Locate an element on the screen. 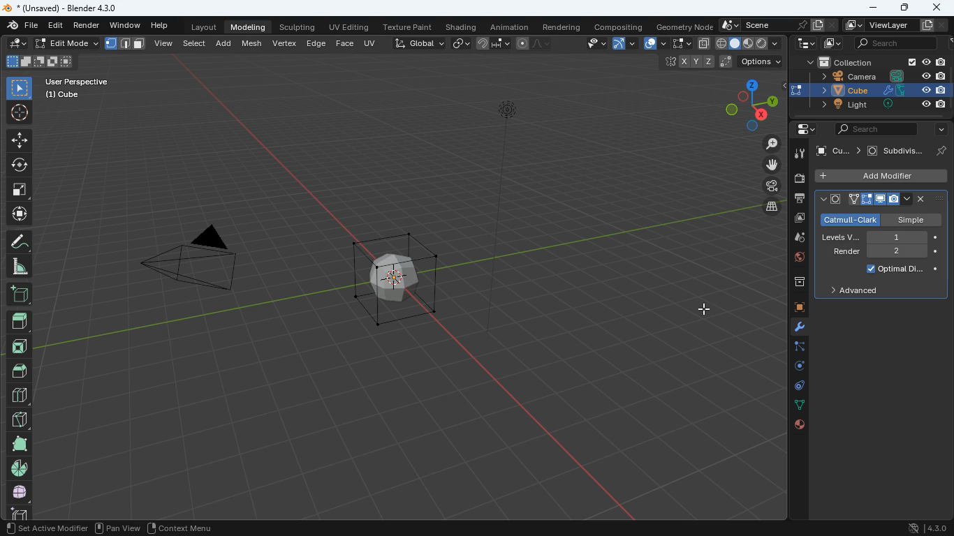 The width and height of the screenshot is (954, 536). rotation is located at coordinates (796, 366).